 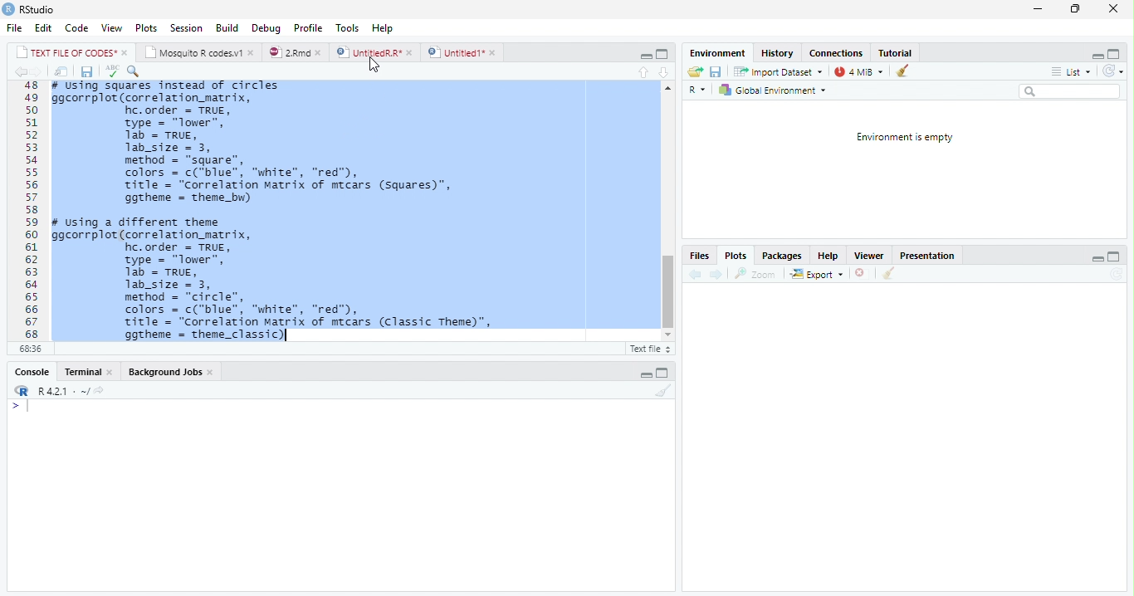 I want to click on go forward, so click(x=716, y=276).